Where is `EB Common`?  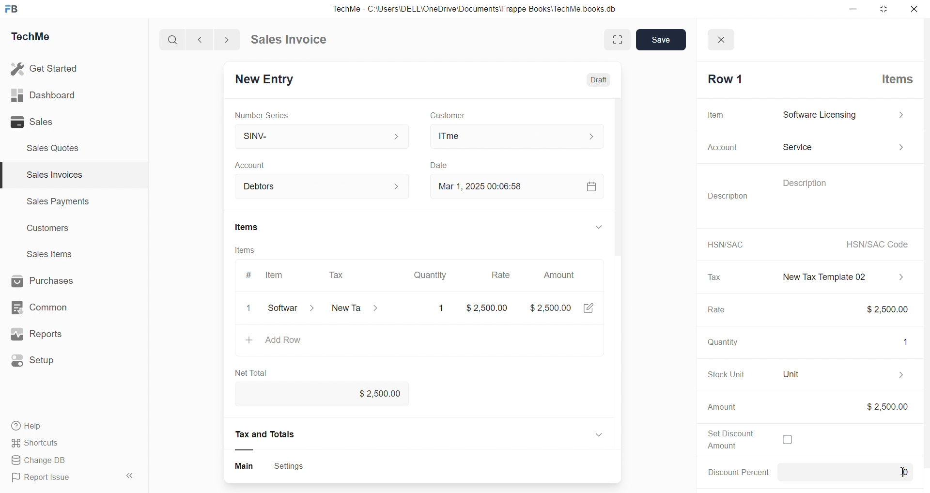 EB Common is located at coordinates (49, 307).